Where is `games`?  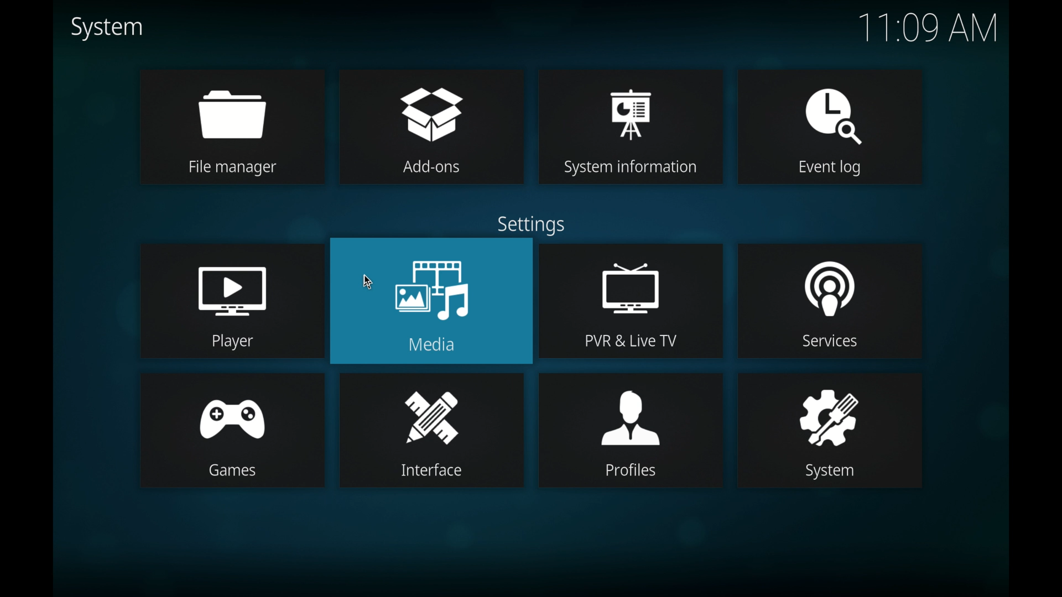 games is located at coordinates (230, 431).